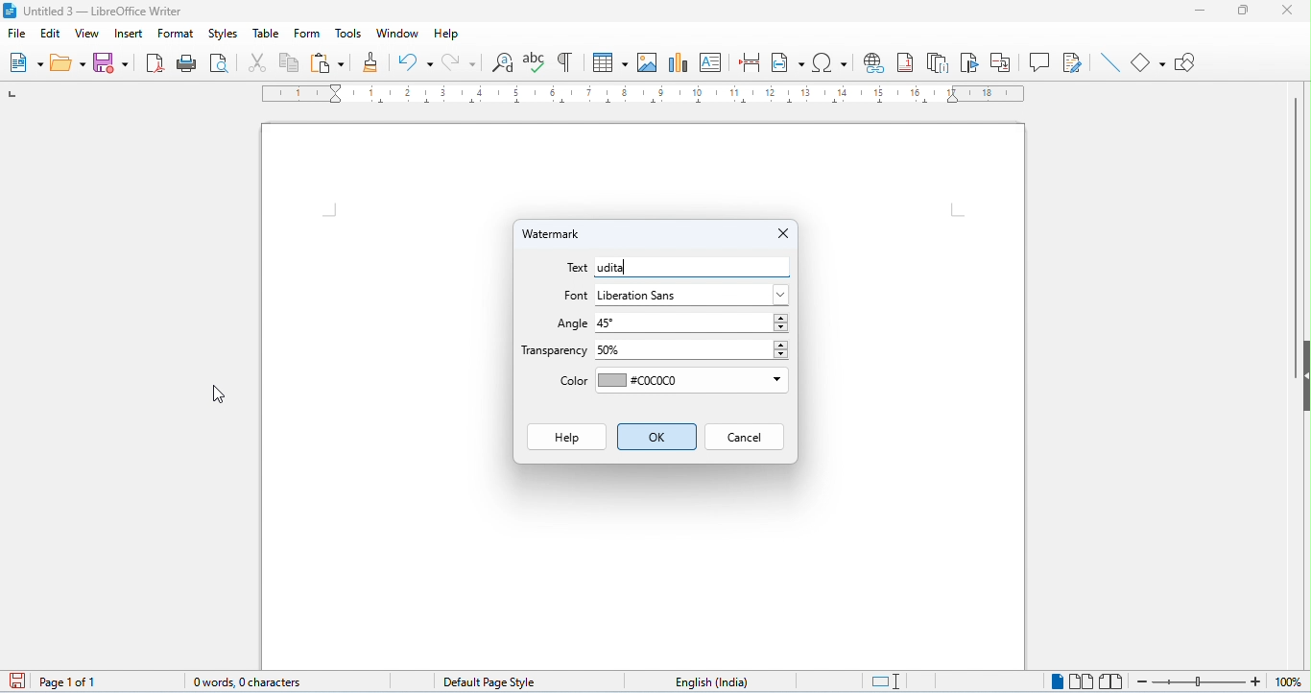 The width and height of the screenshot is (1311, 693). I want to click on language, so click(704, 680).